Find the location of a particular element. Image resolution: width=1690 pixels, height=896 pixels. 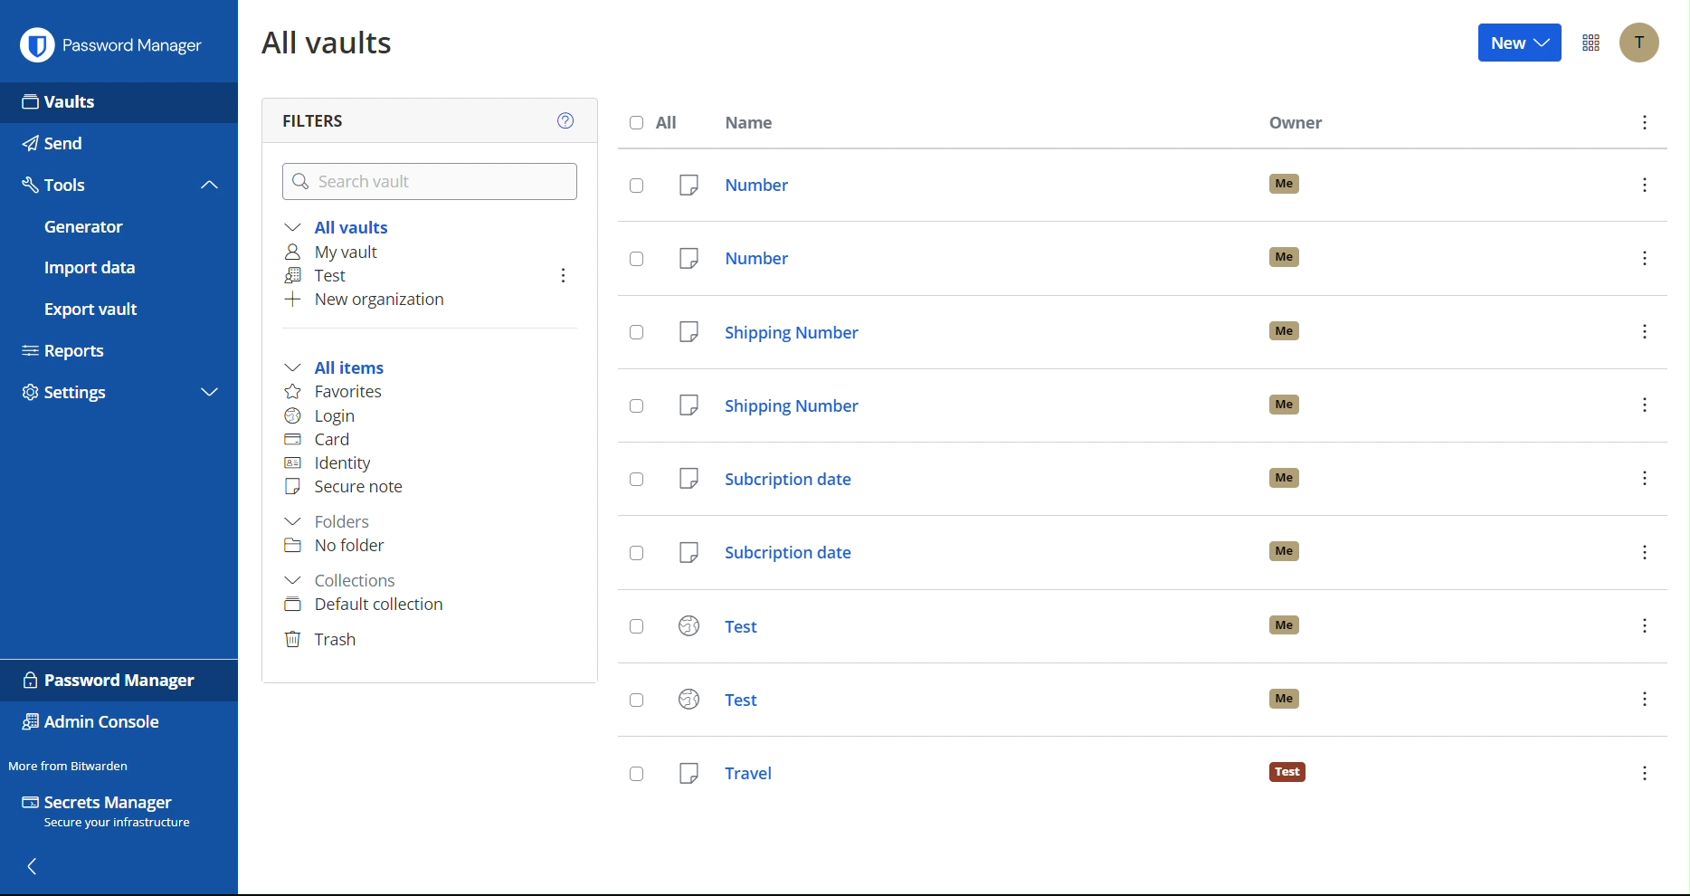

select entry is located at coordinates (634, 475).